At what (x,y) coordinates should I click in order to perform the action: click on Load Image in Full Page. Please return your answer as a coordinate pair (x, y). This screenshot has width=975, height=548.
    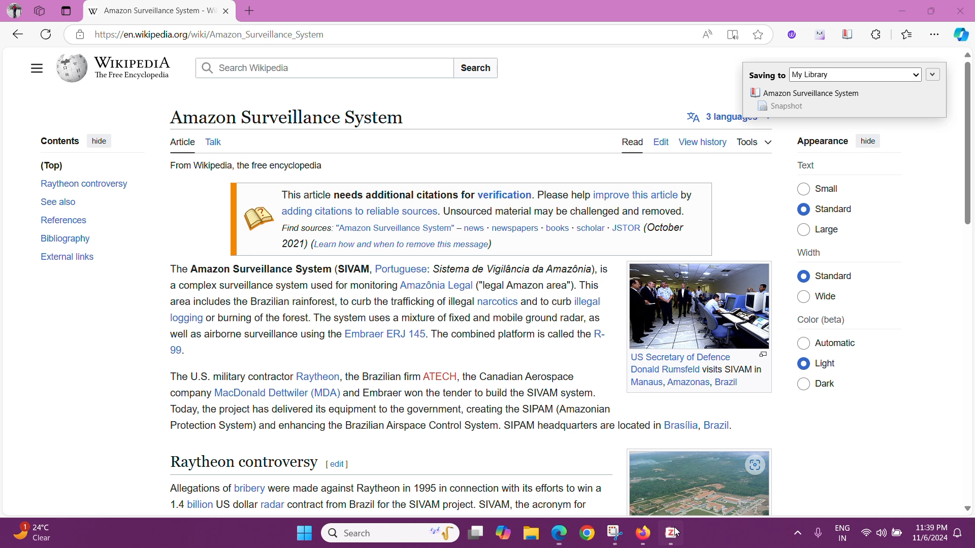
    Looking at the image, I should click on (763, 355).